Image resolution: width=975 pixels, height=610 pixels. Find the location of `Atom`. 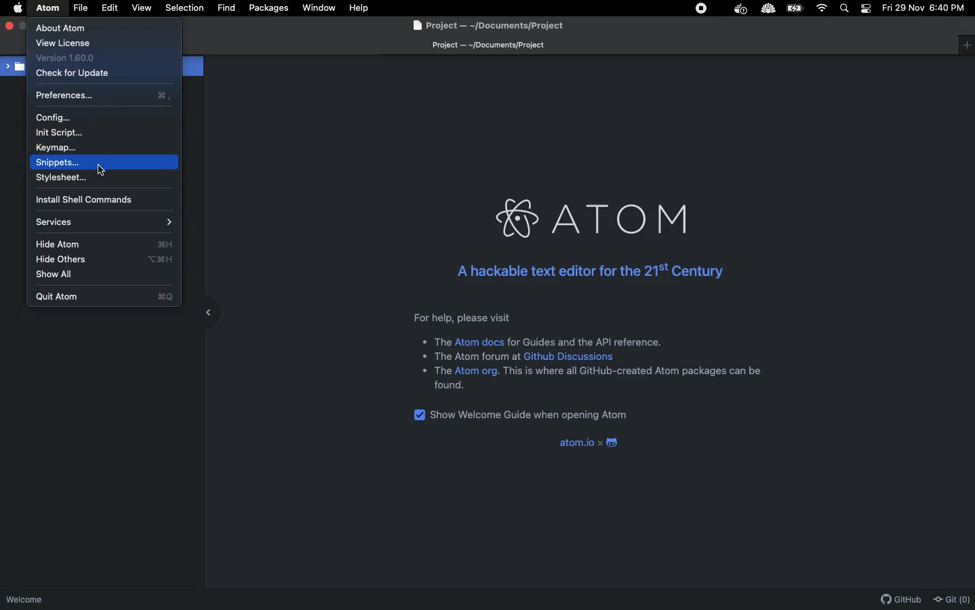

Atom is located at coordinates (600, 220).